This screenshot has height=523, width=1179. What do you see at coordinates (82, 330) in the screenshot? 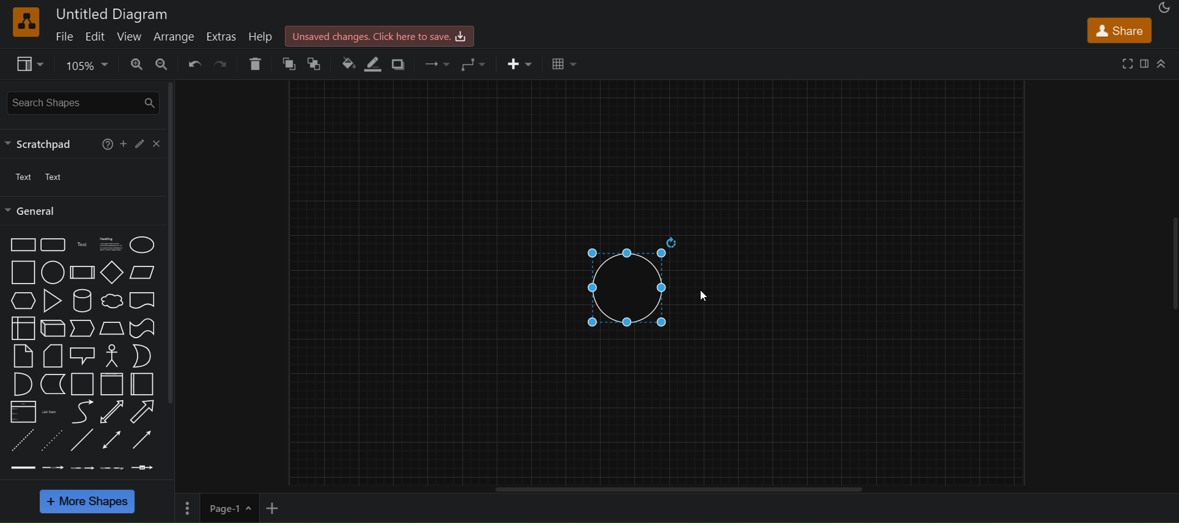
I see `steps` at bounding box center [82, 330].